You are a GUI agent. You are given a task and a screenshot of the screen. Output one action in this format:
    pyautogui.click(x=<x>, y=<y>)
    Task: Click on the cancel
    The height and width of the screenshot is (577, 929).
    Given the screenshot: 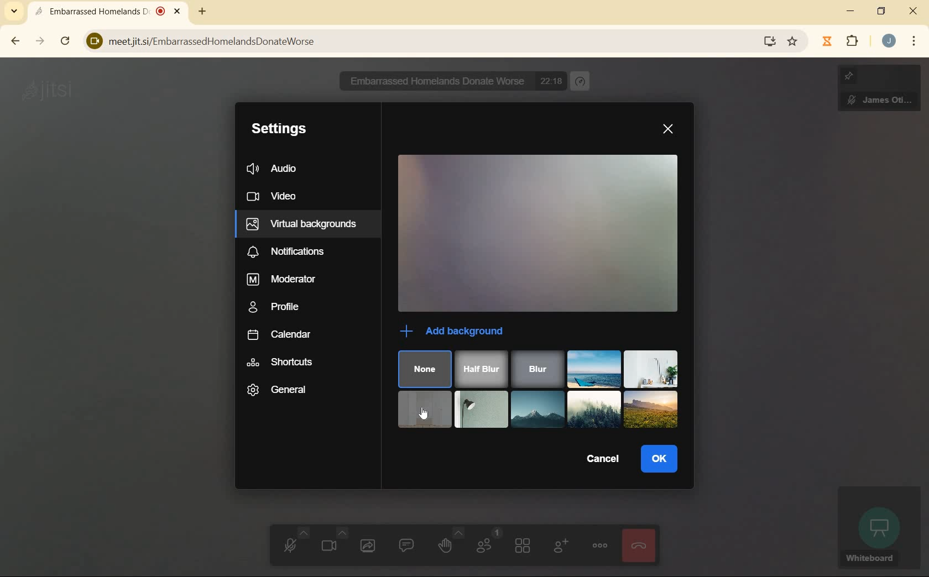 What is the action you would take?
    pyautogui.click(x=600, y=460)
    